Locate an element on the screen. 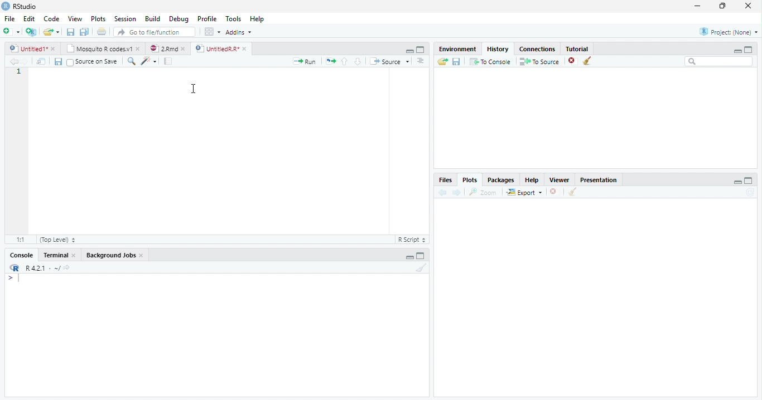 The height and width of the screenshot is (400, 762). To Console is located at coordinates (491, 62).